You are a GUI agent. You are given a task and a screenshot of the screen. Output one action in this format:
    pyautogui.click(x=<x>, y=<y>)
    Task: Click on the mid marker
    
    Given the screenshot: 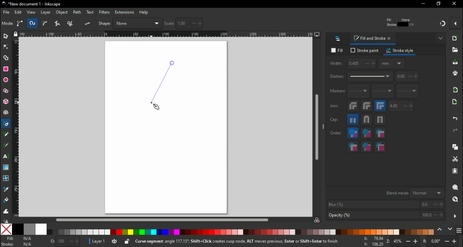 What is the action you would take?
    pyautogui.click(x=384, y=92)
    